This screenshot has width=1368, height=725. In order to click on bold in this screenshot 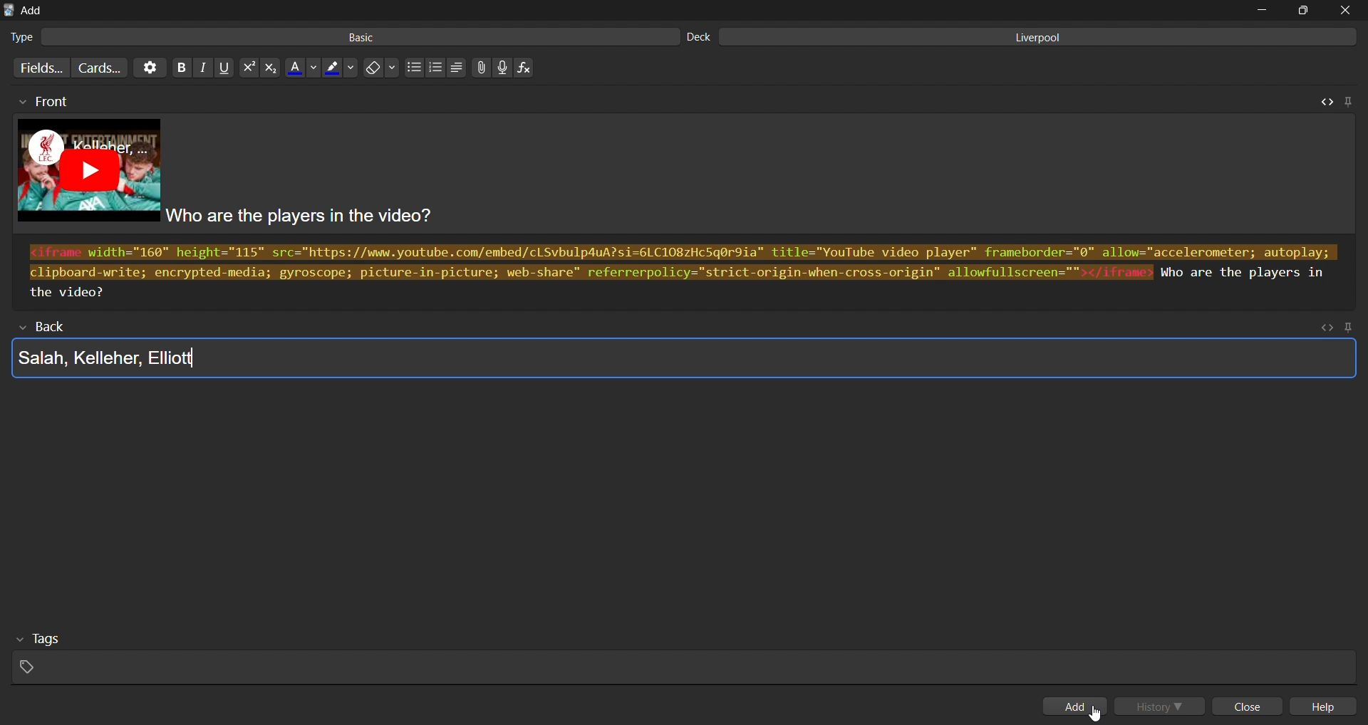, I will do `click(179, 68)`.